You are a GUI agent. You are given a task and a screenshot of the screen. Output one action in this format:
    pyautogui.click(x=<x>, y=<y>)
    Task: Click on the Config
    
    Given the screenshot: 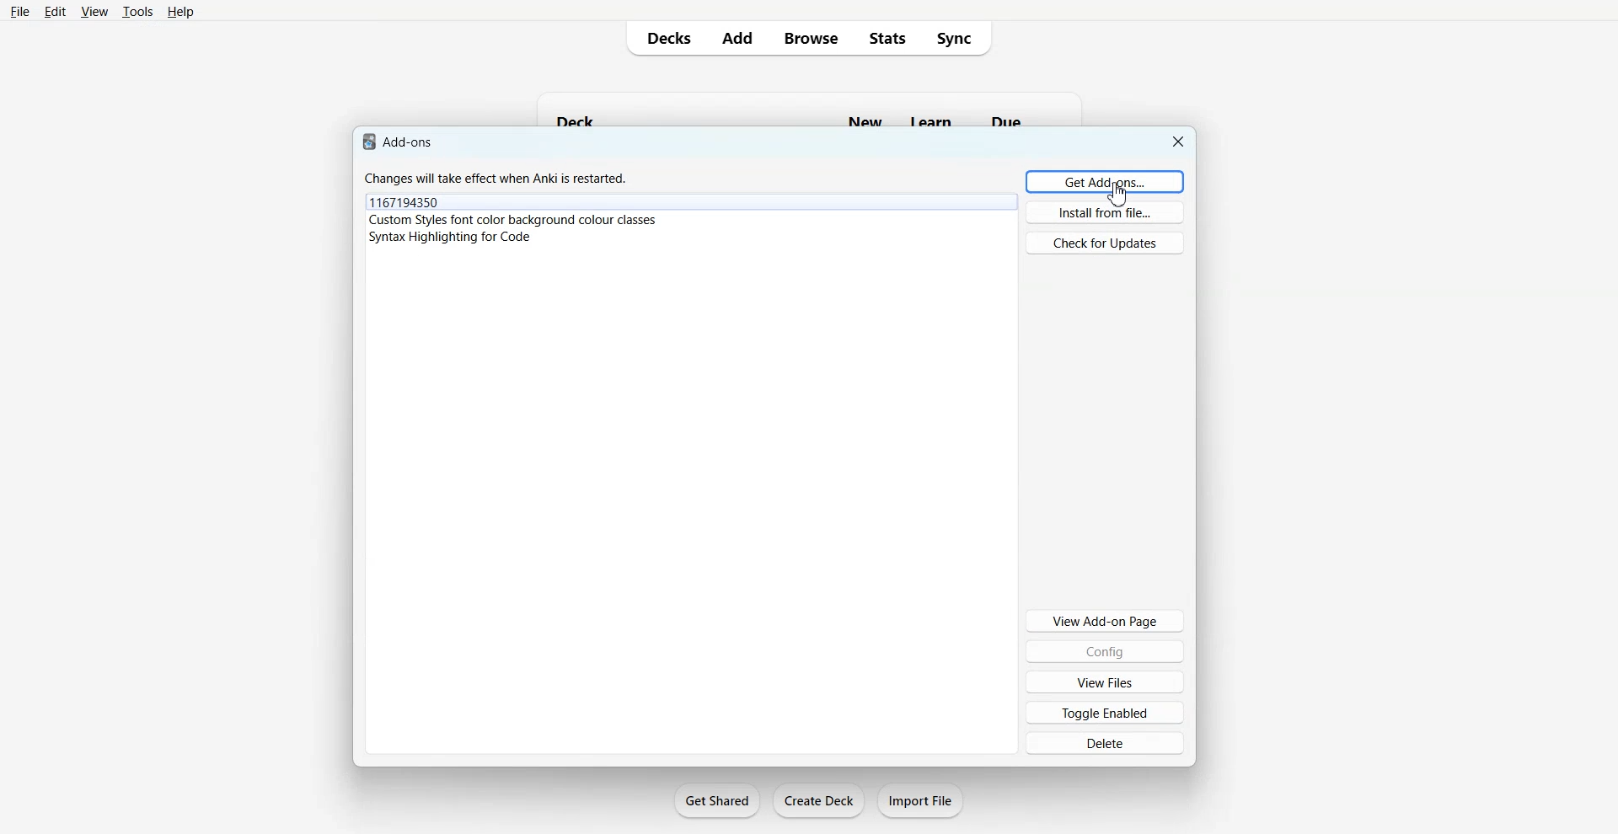 What is the action you would take?
    pyautogui.click(x=1106, y=651)
    